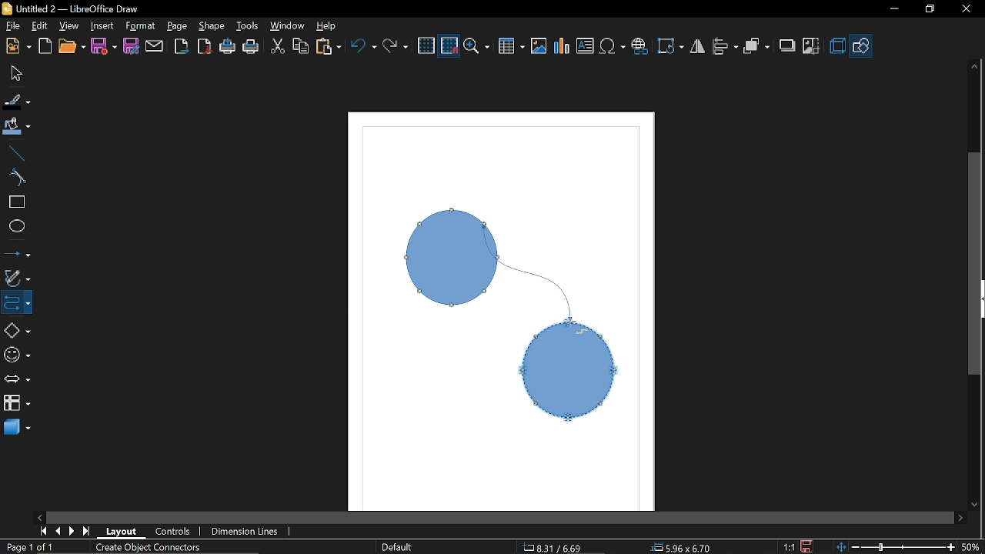 This screenshot has width=985, height=554. What do you see at coordinates (671, 45) in the screenshot?
I see `Rotate` at bounding box center [671, 45].